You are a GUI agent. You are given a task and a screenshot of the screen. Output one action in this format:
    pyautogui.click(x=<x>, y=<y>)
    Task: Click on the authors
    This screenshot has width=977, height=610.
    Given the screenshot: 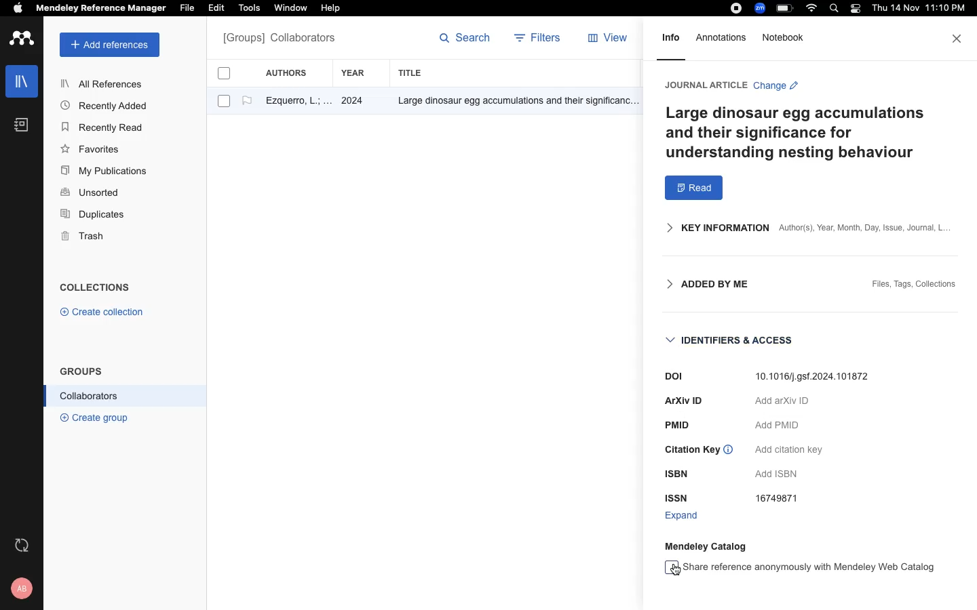 What is the action you would take?
    pyautogui.click(x=294, y=73)
    